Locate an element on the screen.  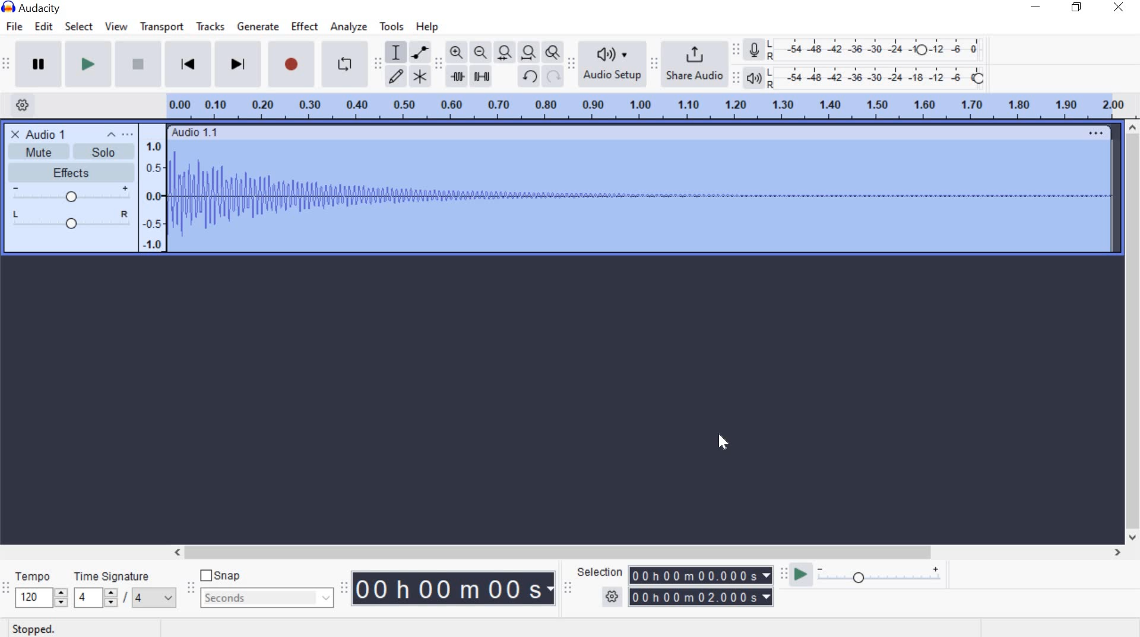
scrollbar is located at coordinates (644, 552).